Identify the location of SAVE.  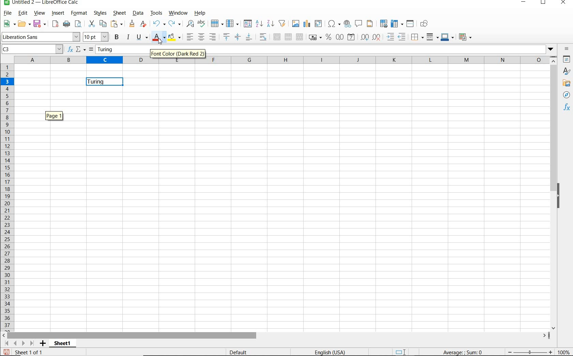
(6, 352).